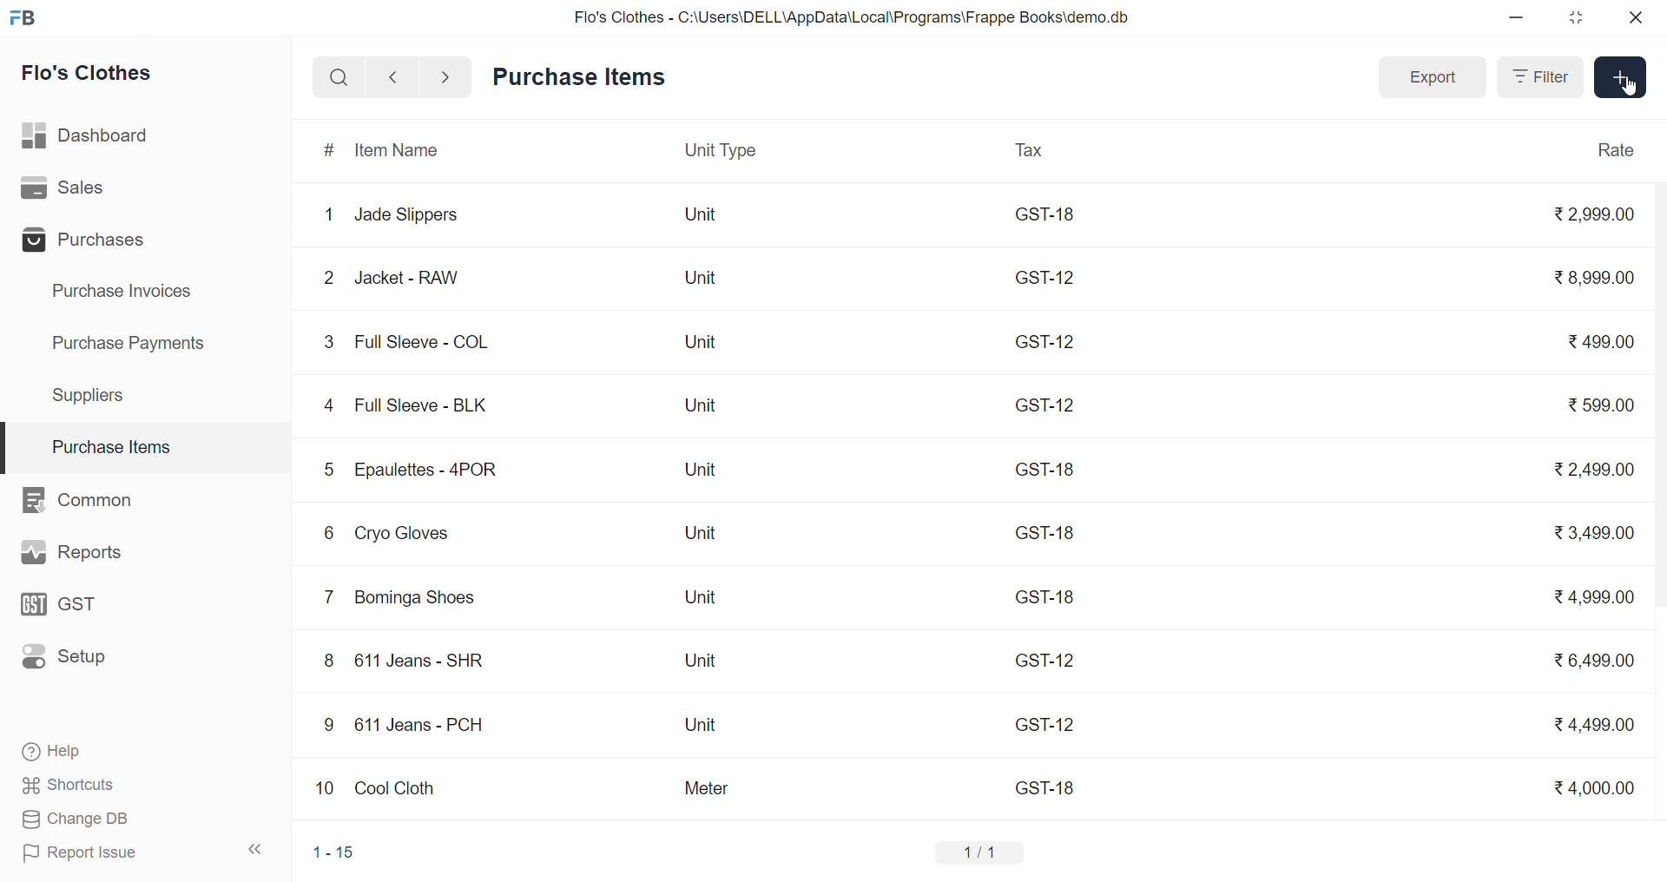 The width and height of the screenshot is (1667, 882). Describe the element at coordinates (23, 18) in the screenshot. I see `logo` at that location.